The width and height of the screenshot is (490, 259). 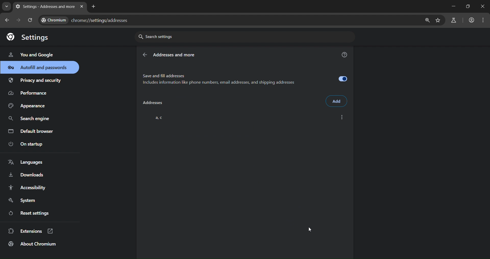 What do you see at coordinates (30, 119) in the screenshot?
I see `search engine` at bounding box center [30, 119].